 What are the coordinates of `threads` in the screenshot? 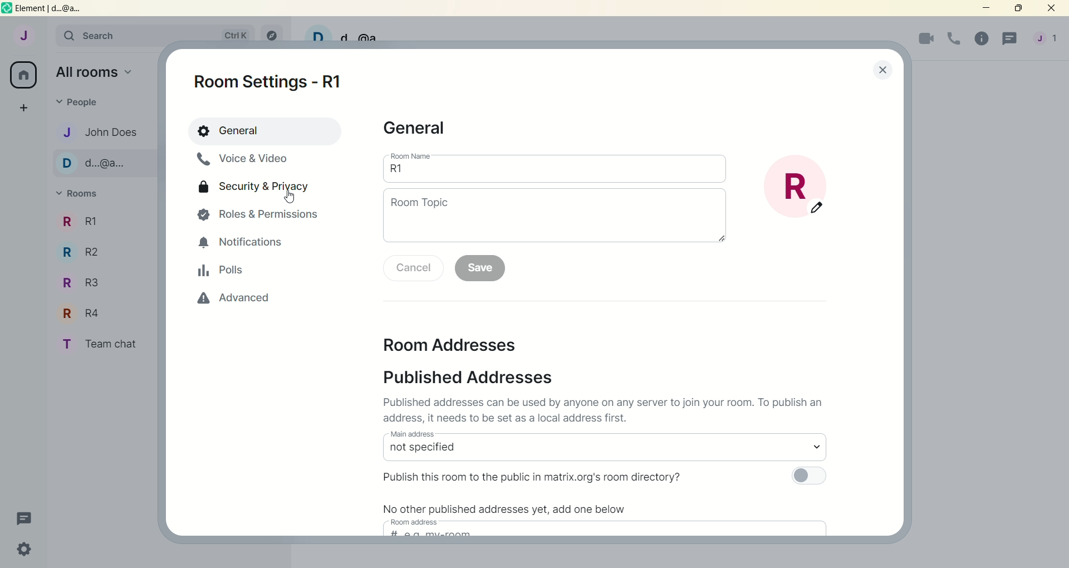 It's located at (21, 517).